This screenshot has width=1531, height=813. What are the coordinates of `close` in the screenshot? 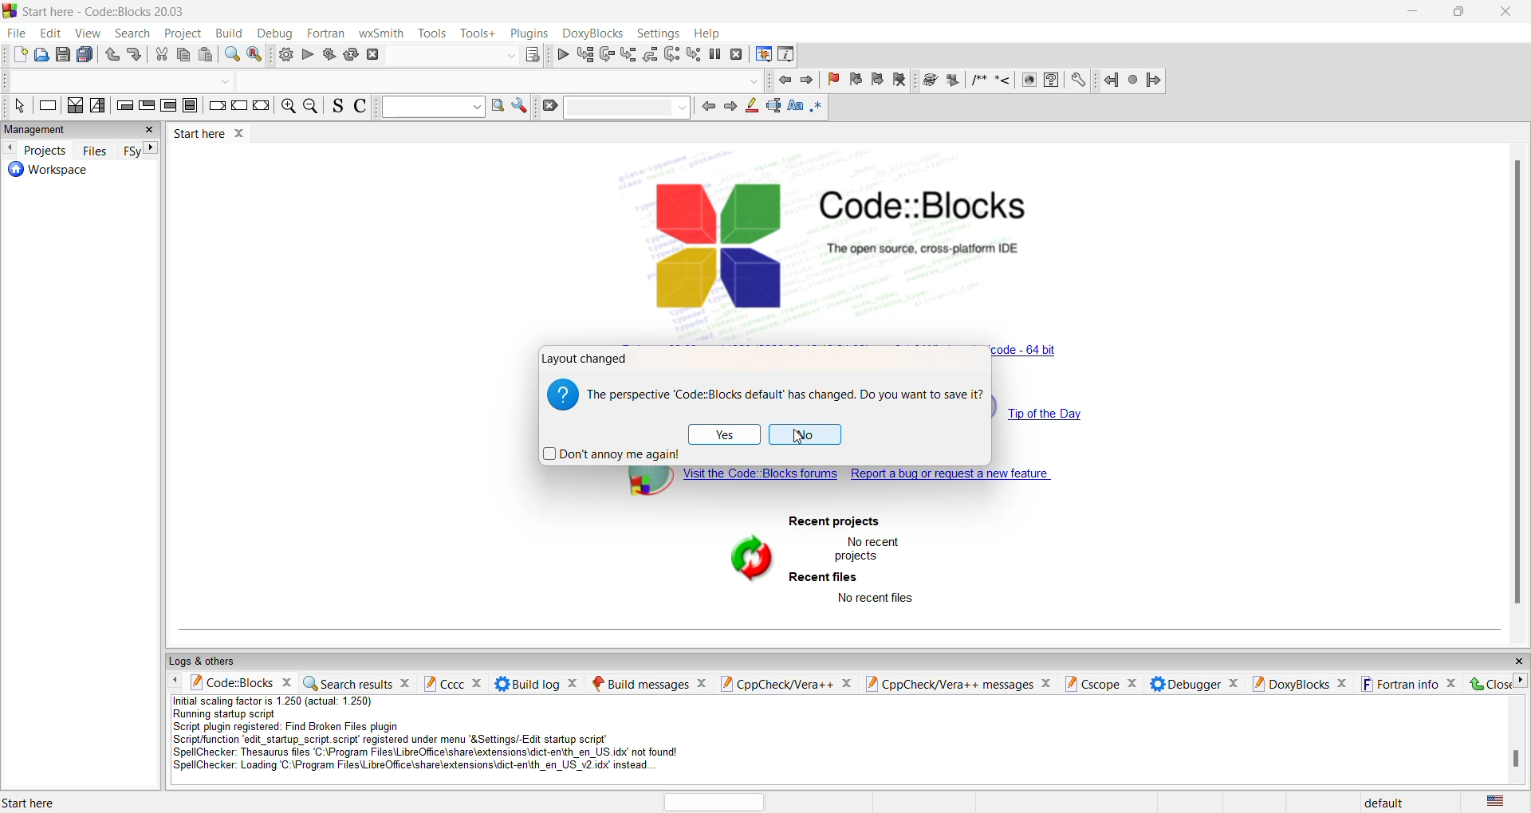 It's located at (285, 682).